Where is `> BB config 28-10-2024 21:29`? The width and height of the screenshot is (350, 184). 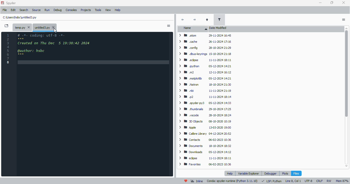 > BB config 28-10-2024 21:29 is located at coordinates (204, 48).